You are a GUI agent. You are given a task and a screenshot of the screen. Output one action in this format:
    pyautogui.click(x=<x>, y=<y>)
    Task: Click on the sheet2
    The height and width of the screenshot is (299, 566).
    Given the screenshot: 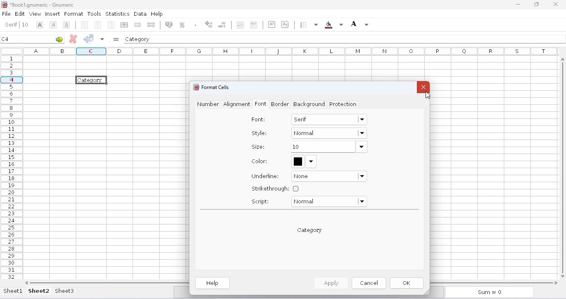 What is the action you would take?
    pyautogui.click(x=39, y=291)
    